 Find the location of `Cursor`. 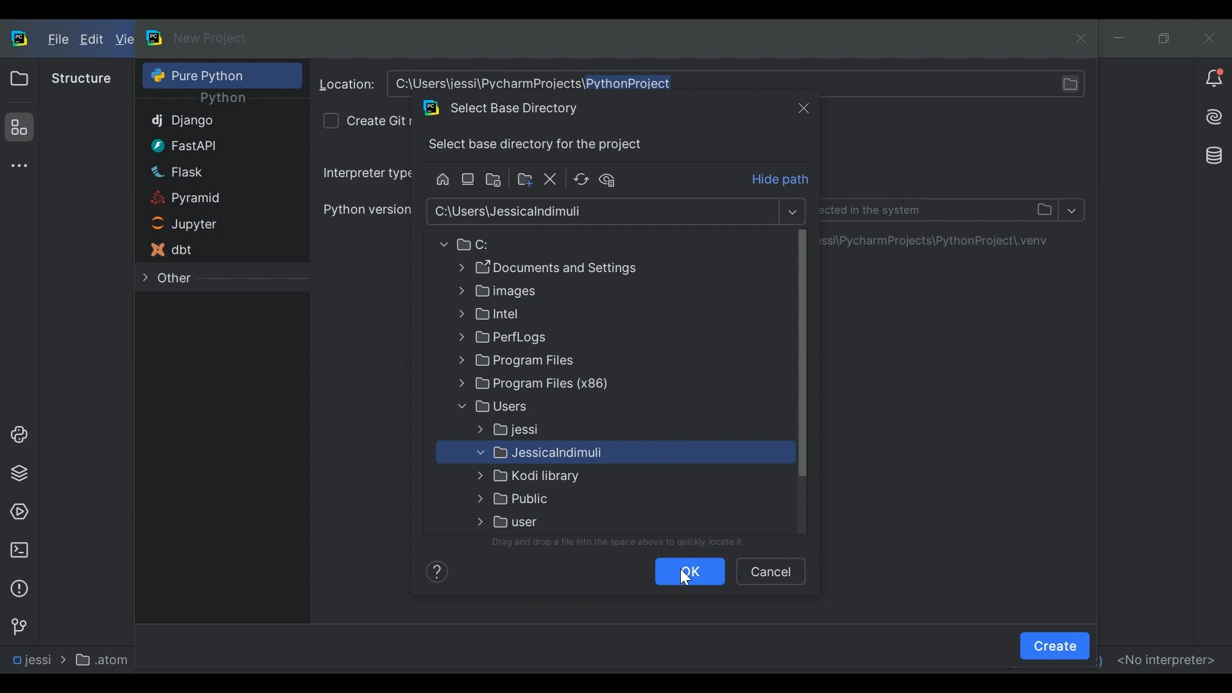

Cursor is located at coordinates (686, 577).